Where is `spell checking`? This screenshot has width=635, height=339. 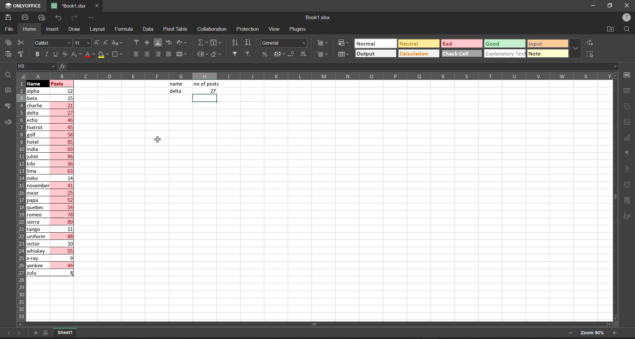 spell checking is located at coordinates (6, 106).